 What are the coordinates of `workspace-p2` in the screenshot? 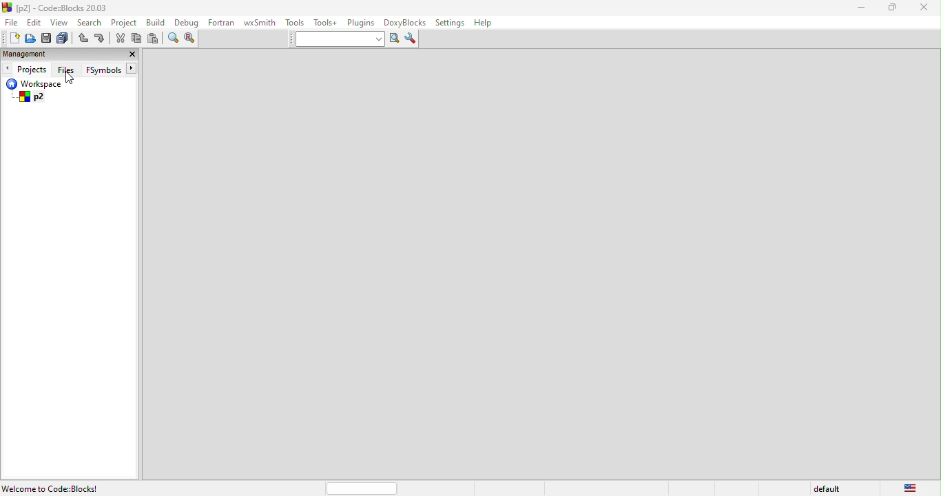 It's located at (45, 92).